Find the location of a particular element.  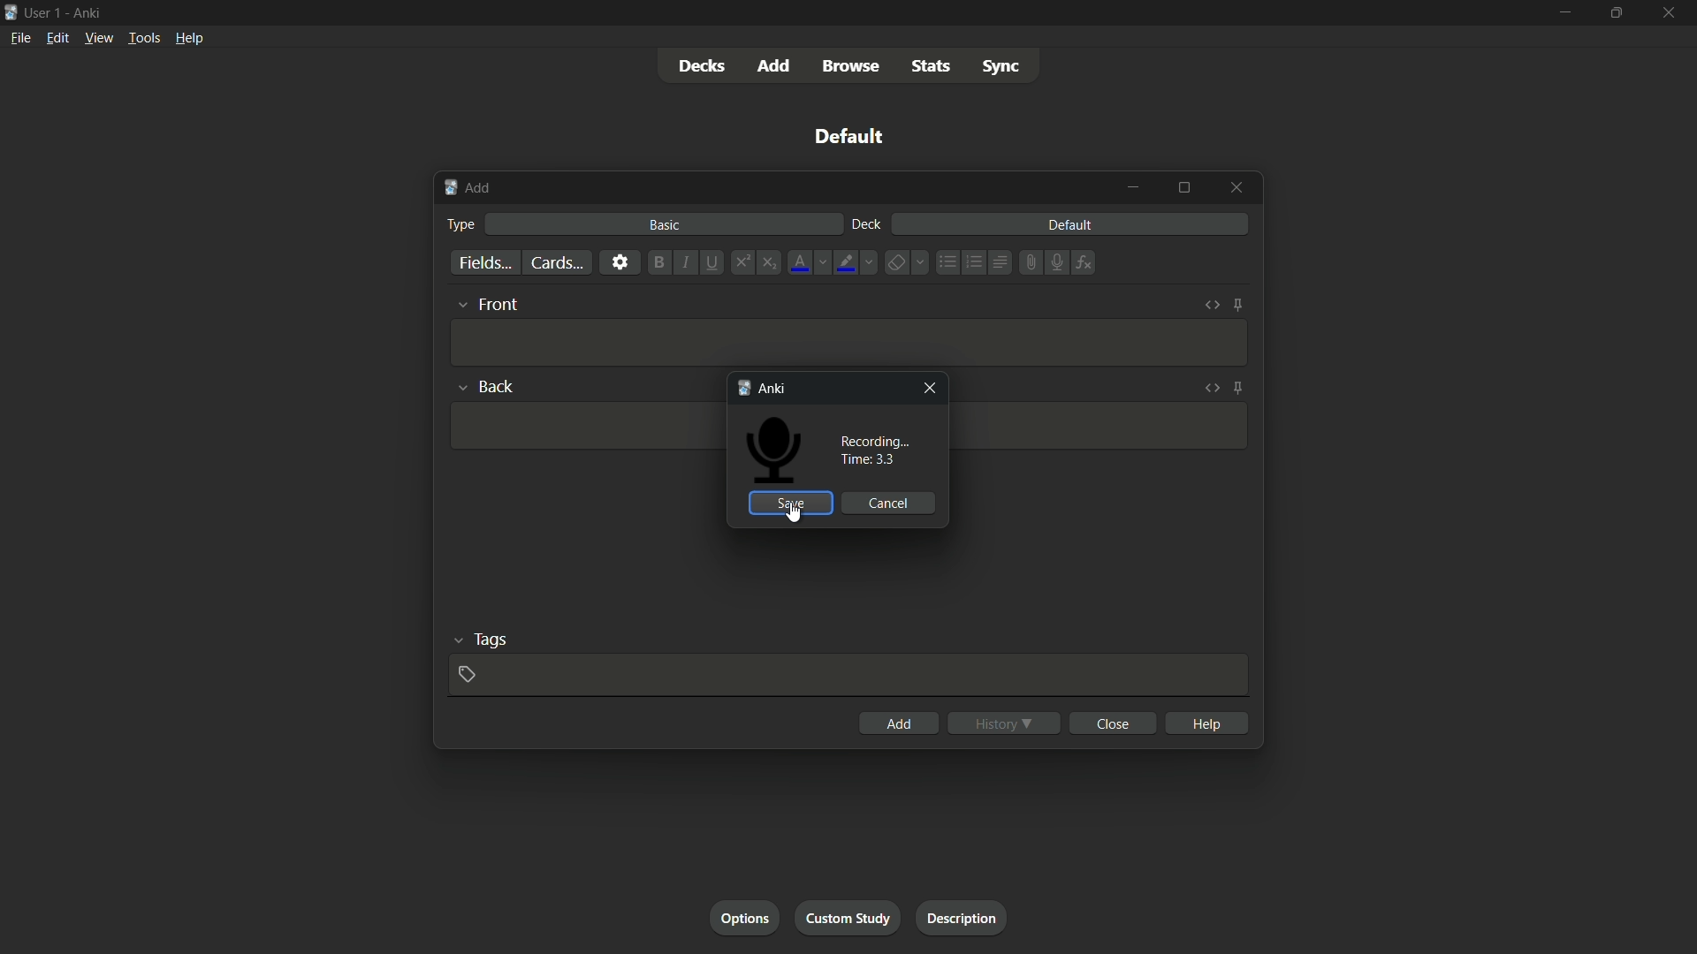

bold is located at coordinates (656, 262).